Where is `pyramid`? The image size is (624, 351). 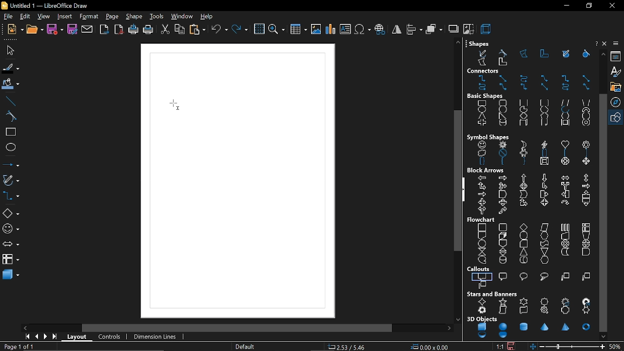
pyramid is located at coordinates (566, 328).